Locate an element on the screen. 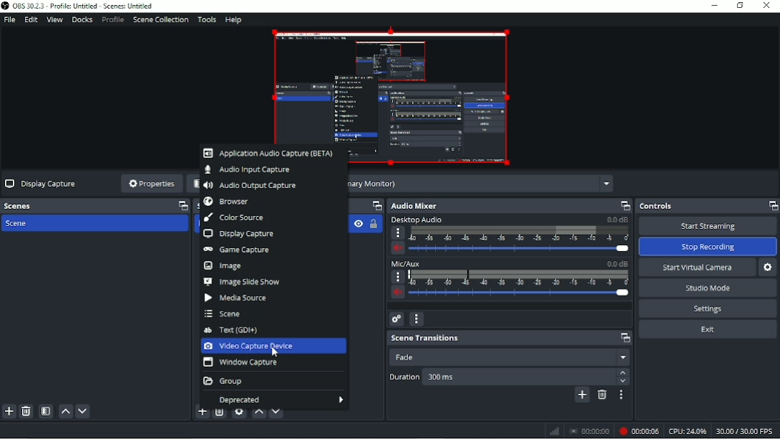 This screenshot has width=780, height=439. Start streaming is located at coordinates (708, 225).